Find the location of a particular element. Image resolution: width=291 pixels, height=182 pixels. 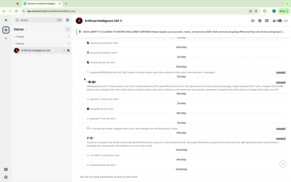

Day is located at coordinates (182, 66).